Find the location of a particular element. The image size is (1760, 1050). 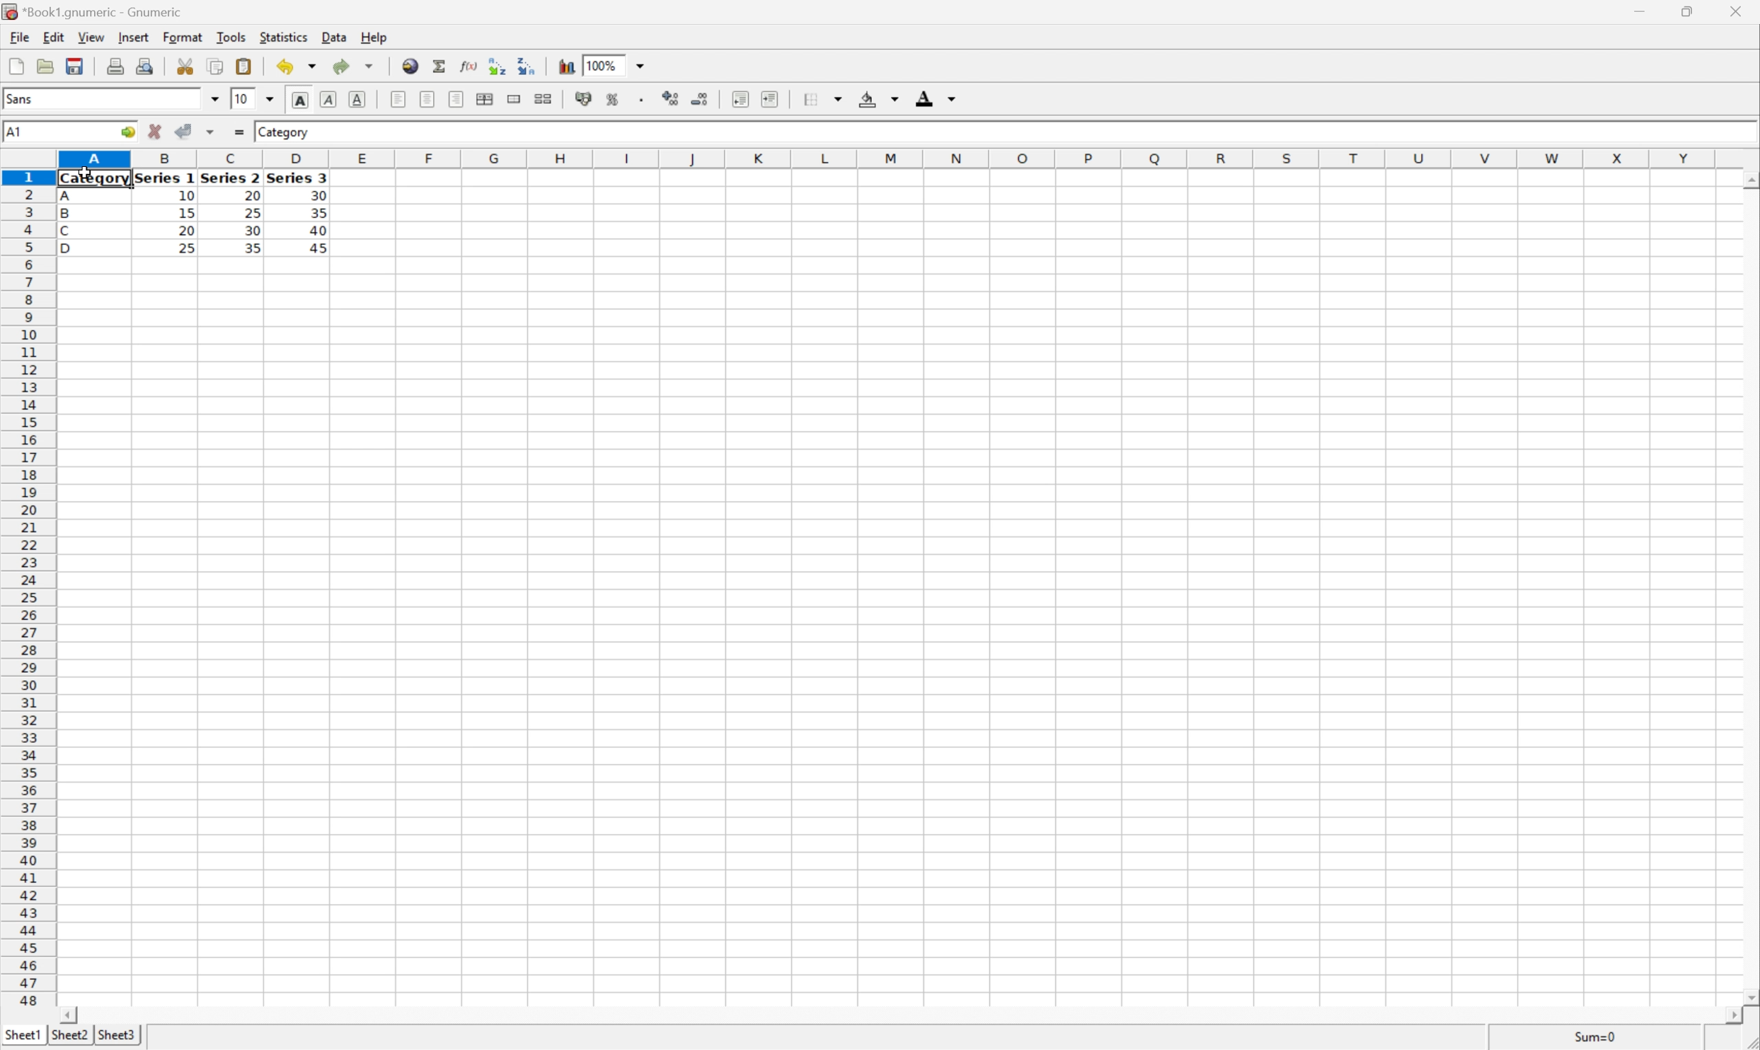

Series 1 is located at coordinates (165, 179).